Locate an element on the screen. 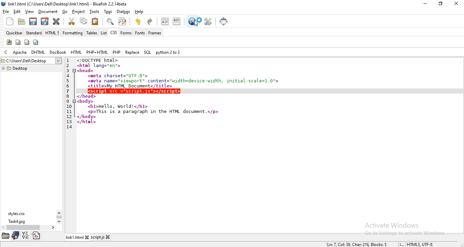 The height and width of the screenshot is (247, 464). columns is located at coordinates (35, 43).